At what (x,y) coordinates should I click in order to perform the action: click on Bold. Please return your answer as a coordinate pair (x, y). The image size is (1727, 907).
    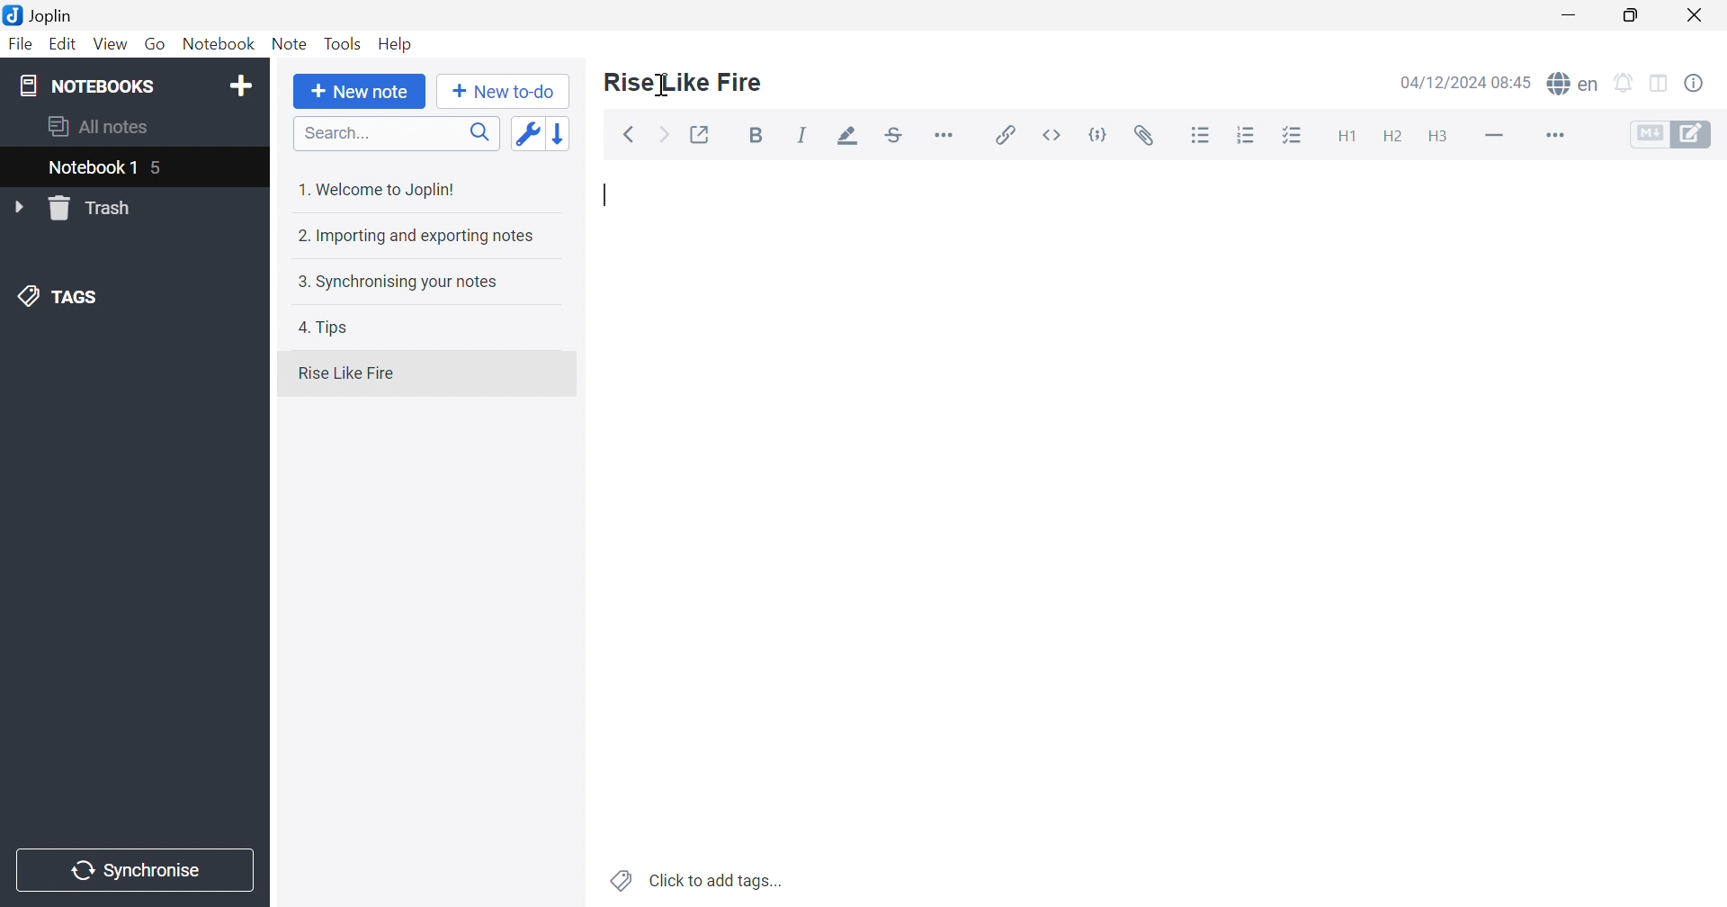
    Looking at the image, I should click on (755, 133).